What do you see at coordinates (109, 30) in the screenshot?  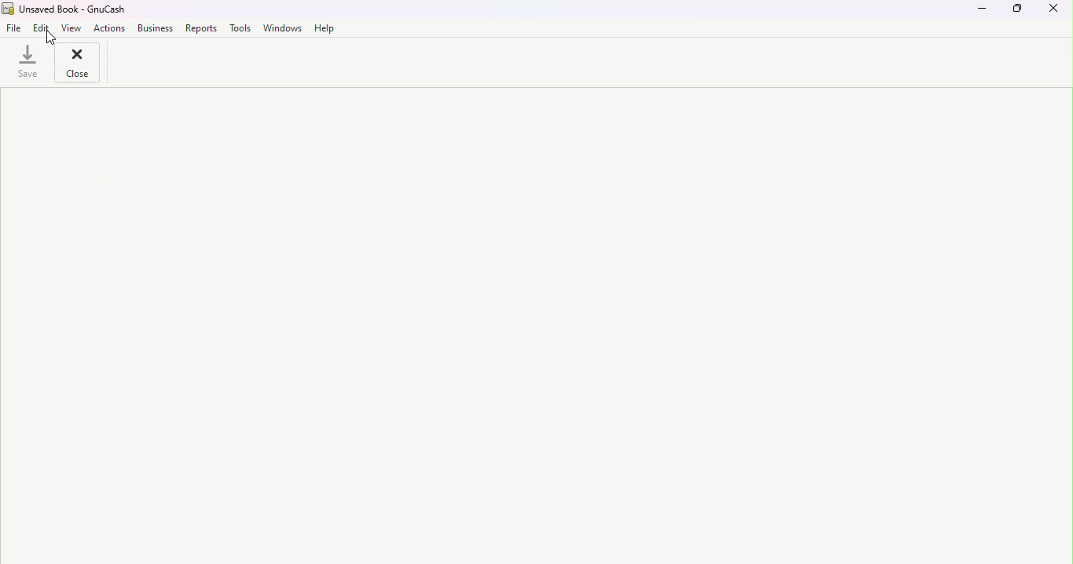 I see `Actions` at bounding box center [109, 30].